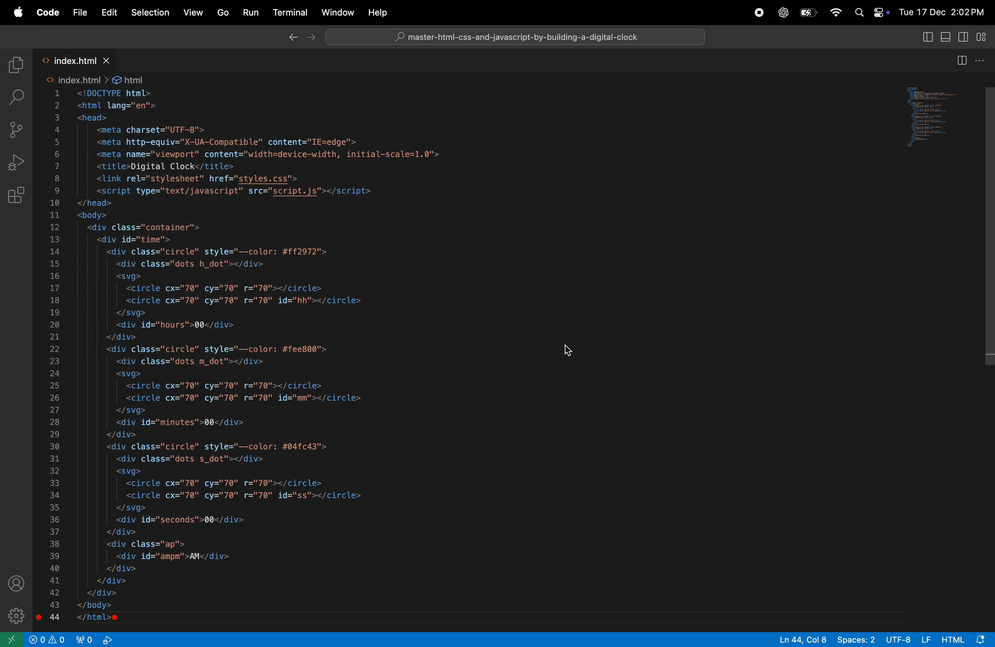 The width and height of the screenshot is (995, 647). I want to click on , so click(380, 12).